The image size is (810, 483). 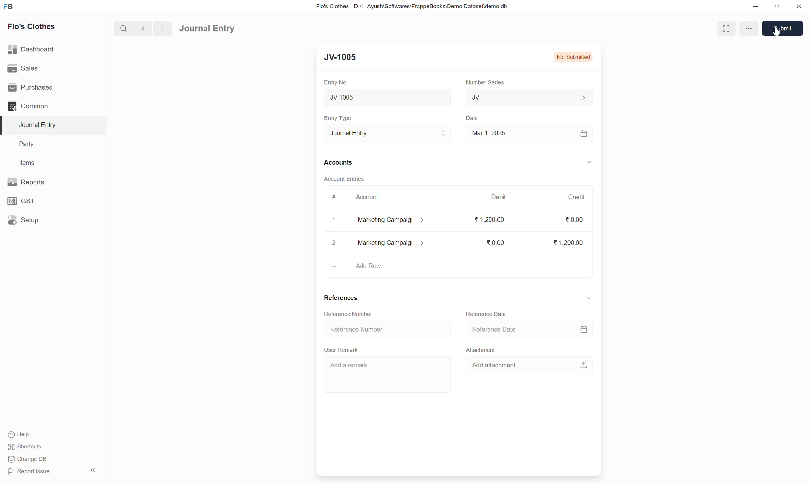 I want to click on cursor, so click(x=777, y=33).